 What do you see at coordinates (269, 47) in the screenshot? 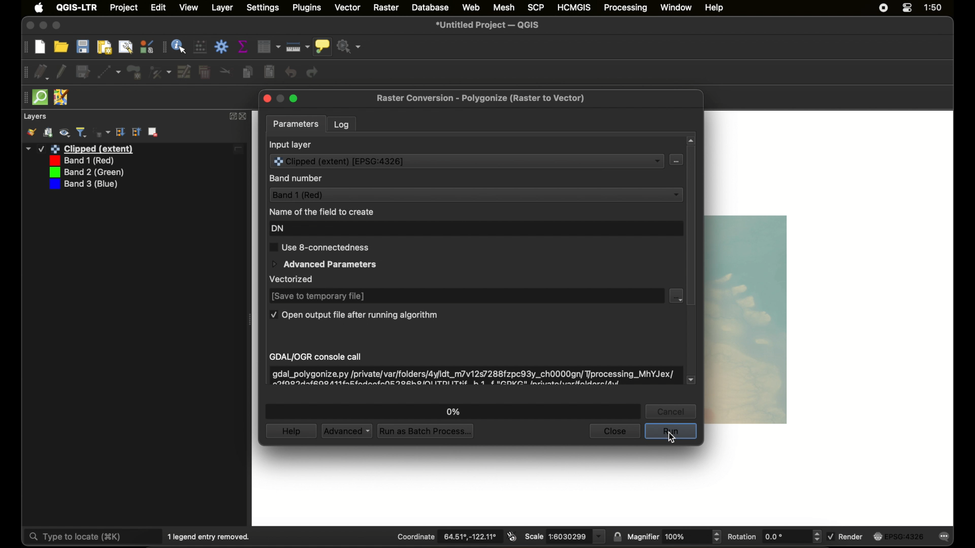
I see `open attribute table` at bounding box center [269, 47].